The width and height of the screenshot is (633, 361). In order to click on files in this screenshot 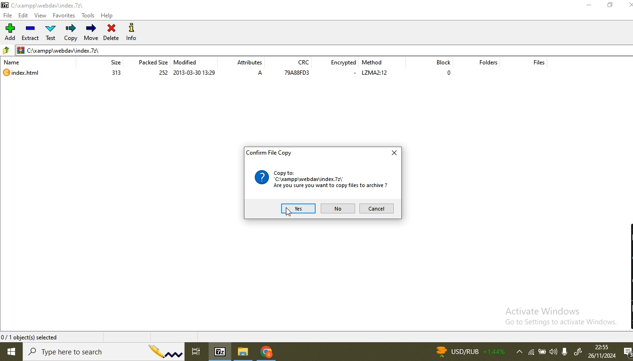, I will do `click(541, 63)`.